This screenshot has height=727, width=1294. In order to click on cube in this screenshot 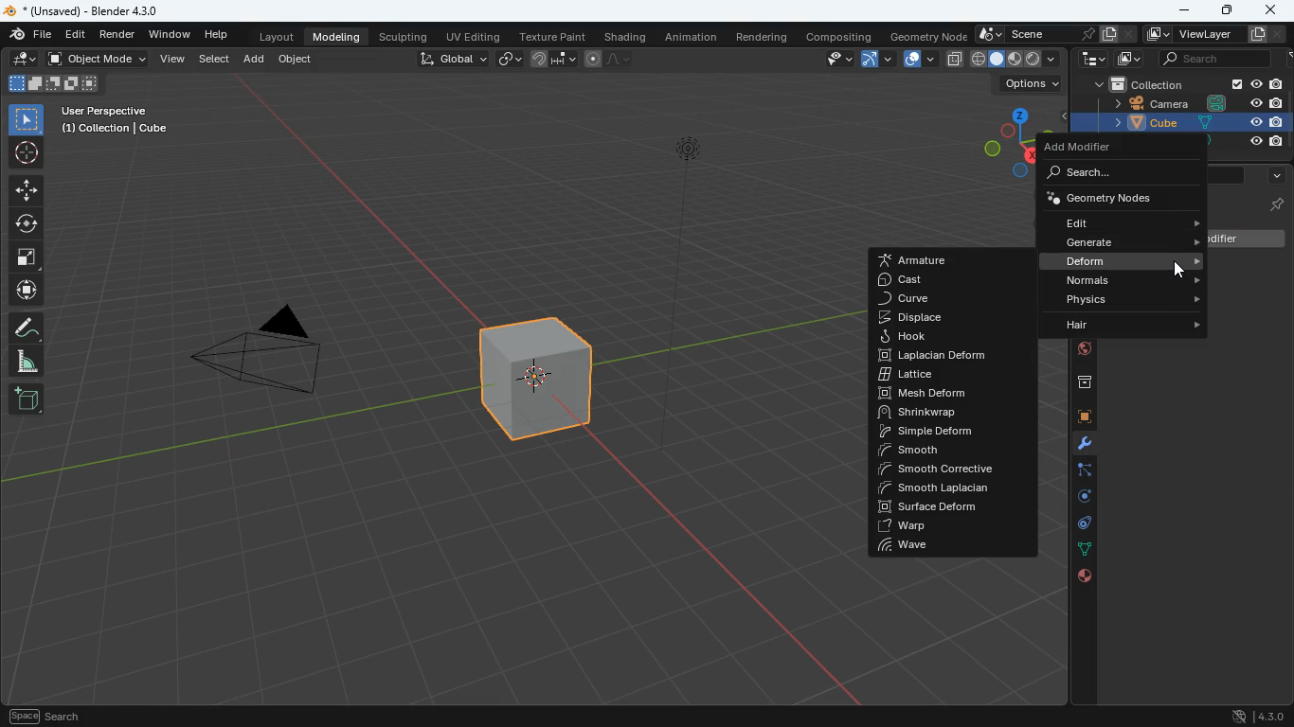, I will do `click(1193, 123)`.